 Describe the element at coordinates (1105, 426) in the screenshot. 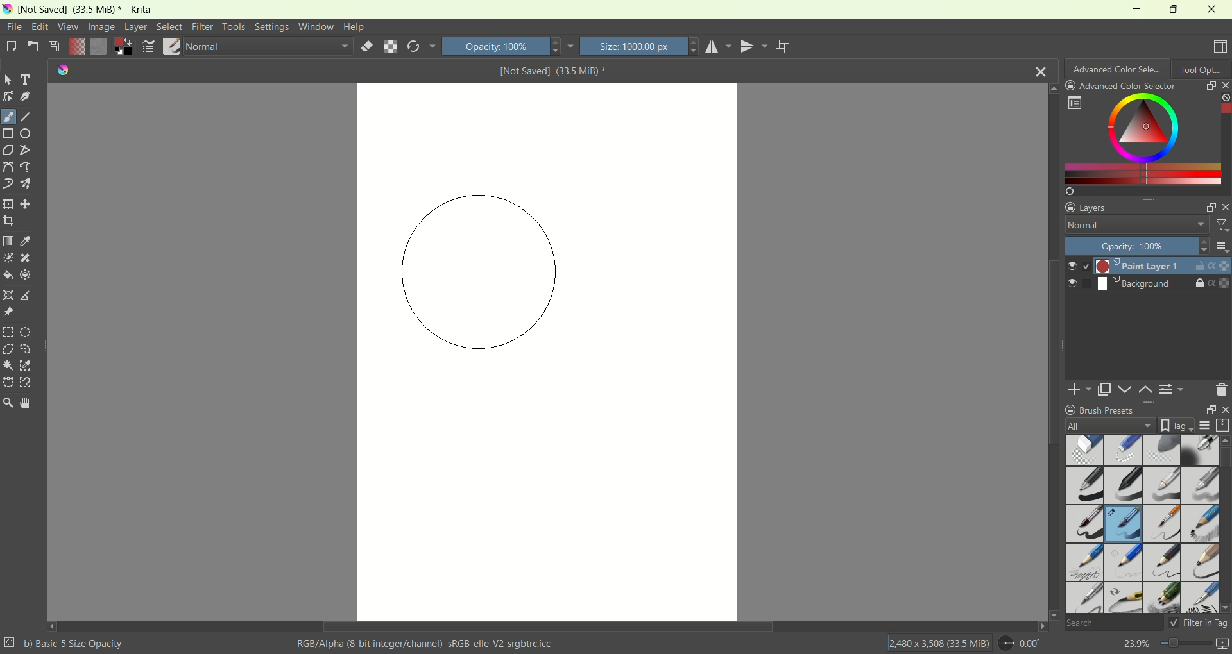

I see `all` at that location.